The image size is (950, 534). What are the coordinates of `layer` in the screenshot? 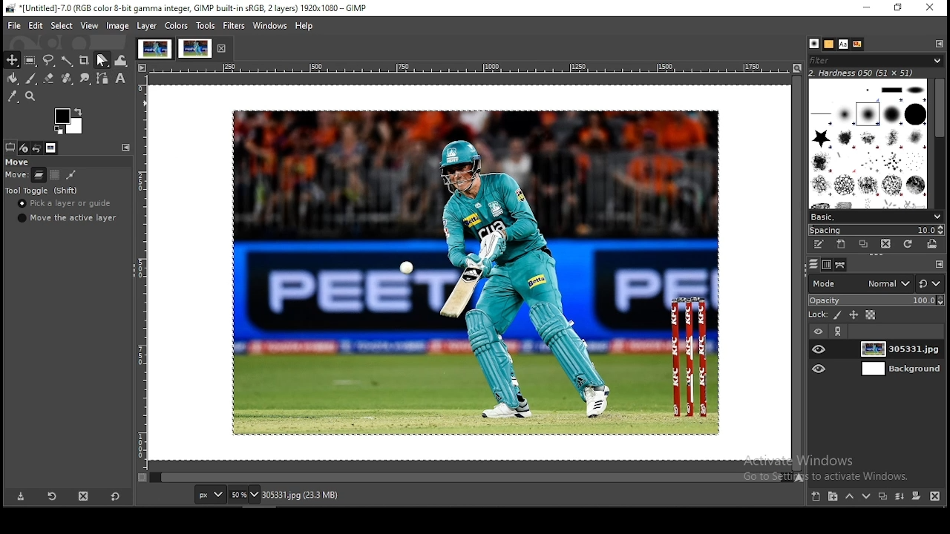 It's located at (39, 175).